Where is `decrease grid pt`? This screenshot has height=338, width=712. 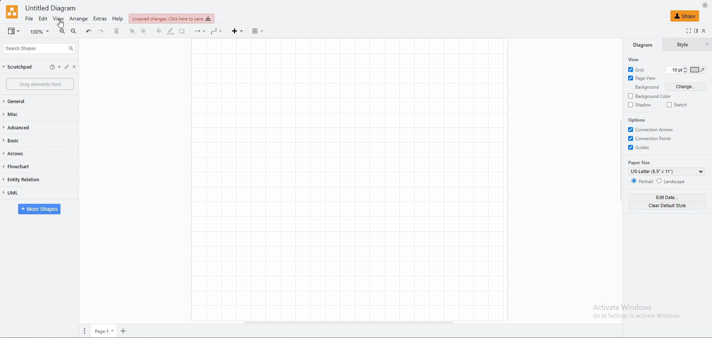
decrease grid pt is located at coordinates (685, 73).